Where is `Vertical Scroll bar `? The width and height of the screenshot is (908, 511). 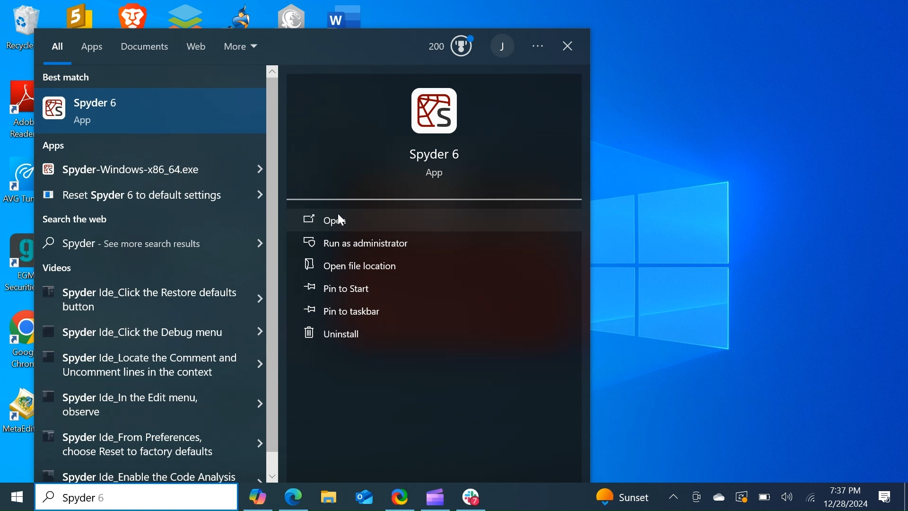
Vertical Scroll bar  is located at coordinates (273, 264).